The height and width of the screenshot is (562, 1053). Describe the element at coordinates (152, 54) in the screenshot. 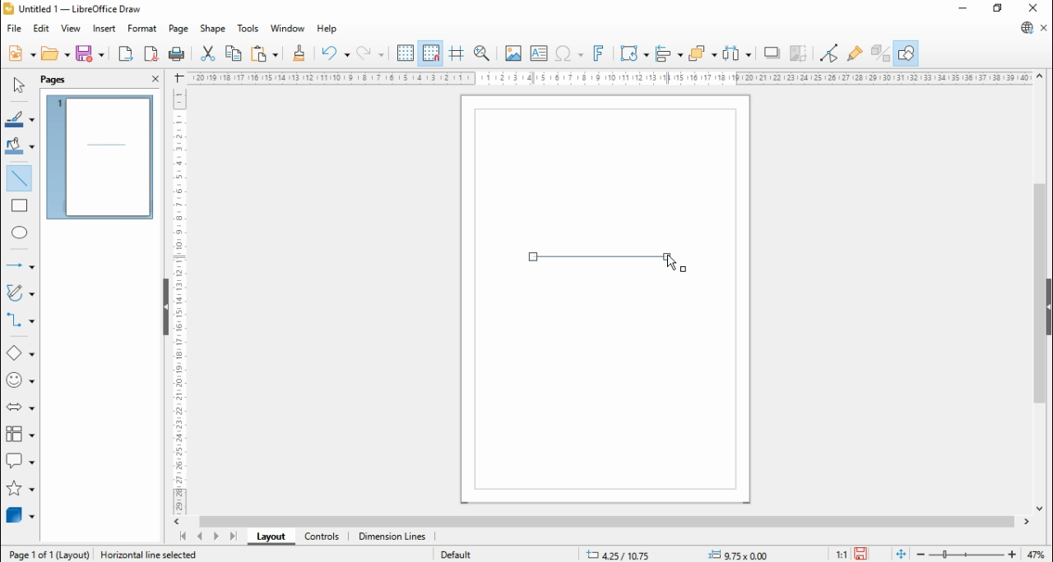

I see `export as pdf` at that location.